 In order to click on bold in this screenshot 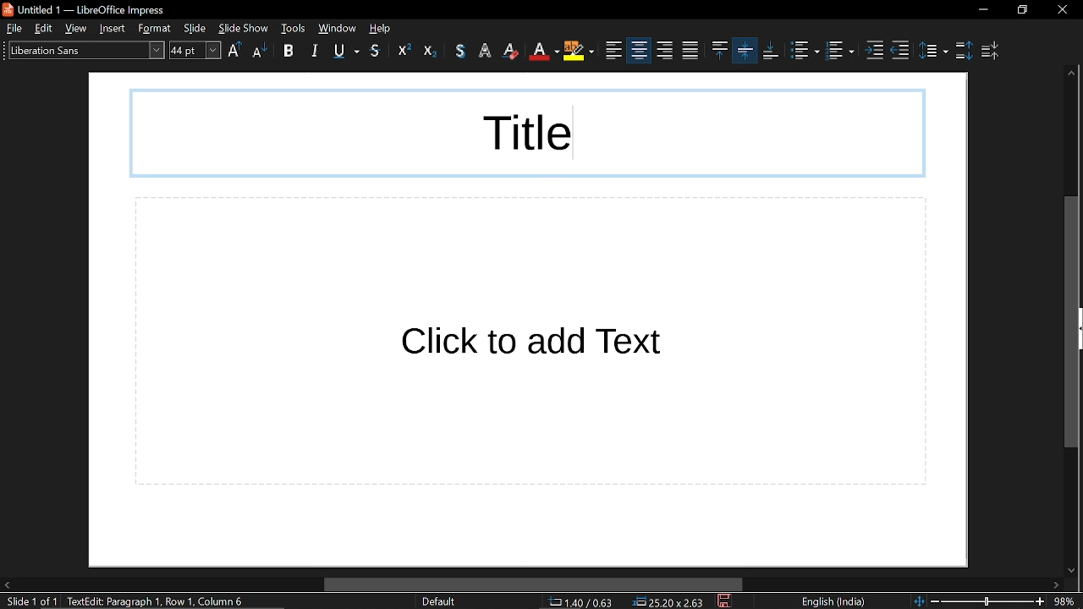, I will do `click(289, 52)`.